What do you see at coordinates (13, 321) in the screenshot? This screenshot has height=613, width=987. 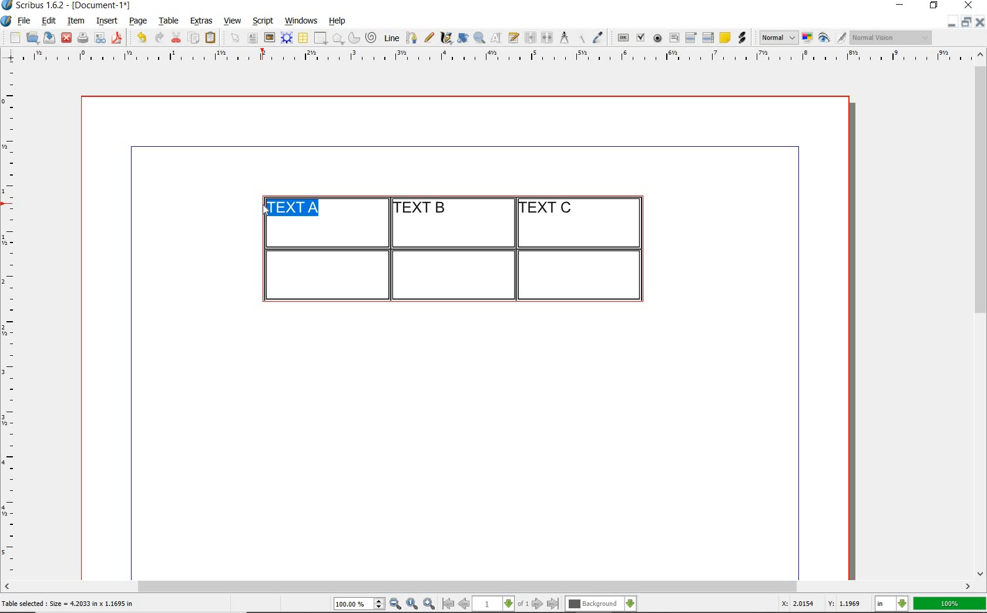 I see `ruler` at bounding box center [13, 321].